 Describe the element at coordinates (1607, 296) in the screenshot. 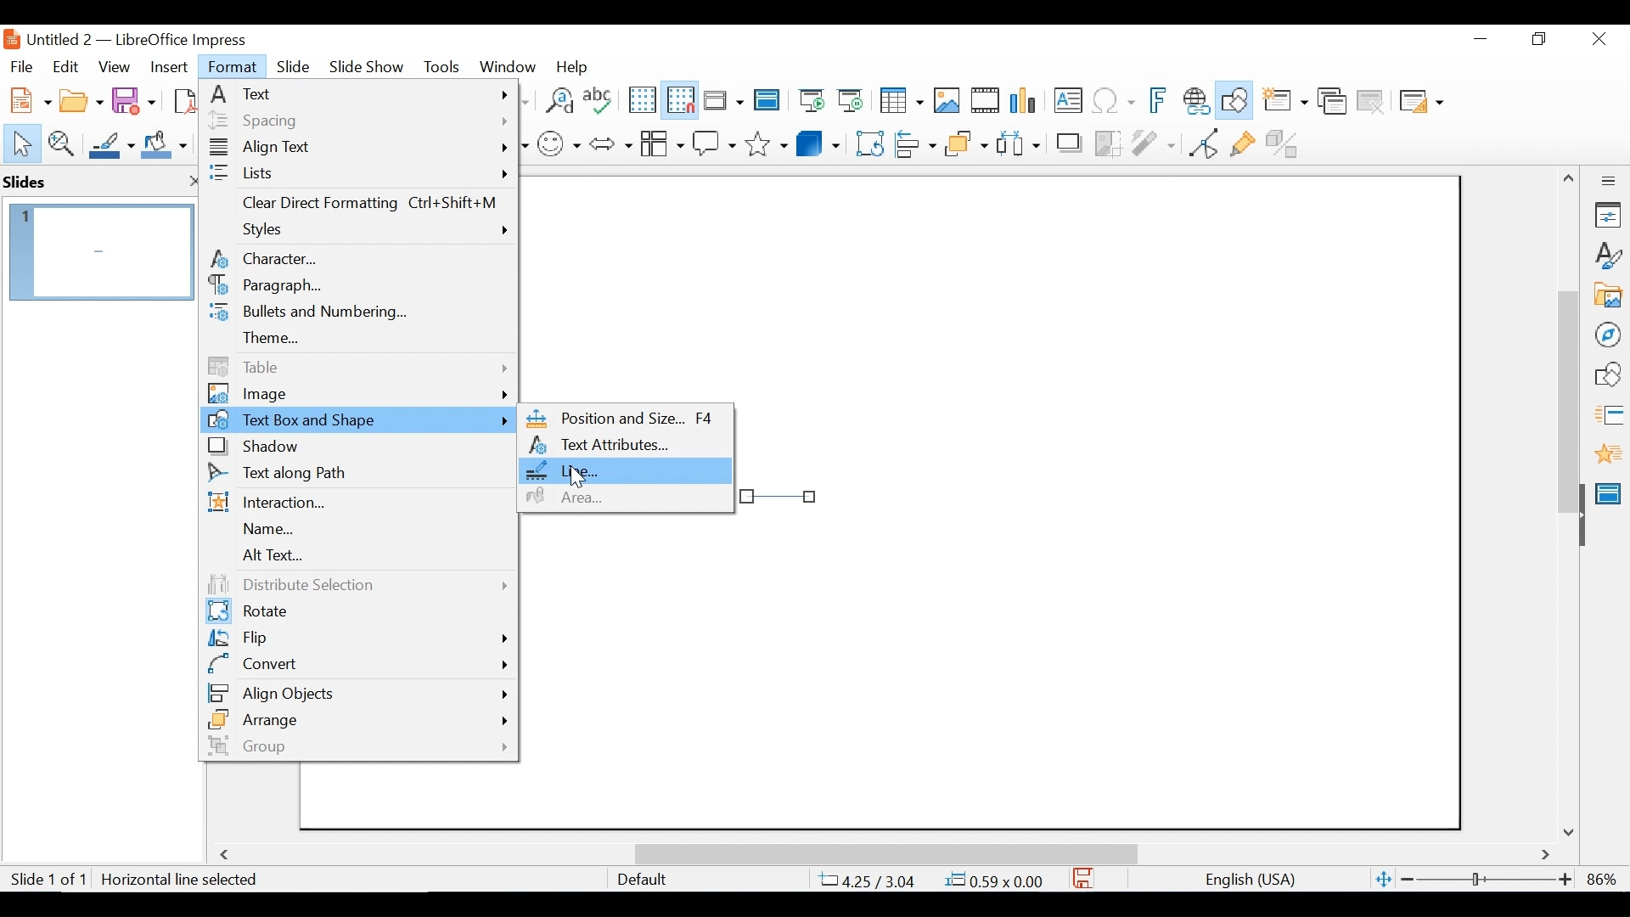

I see `Galler` at that location.